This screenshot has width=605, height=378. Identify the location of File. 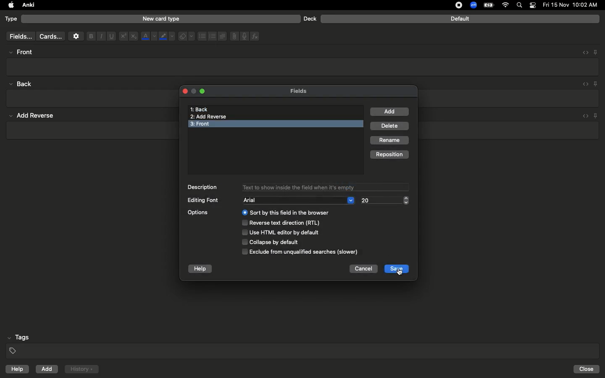
(233, 36).